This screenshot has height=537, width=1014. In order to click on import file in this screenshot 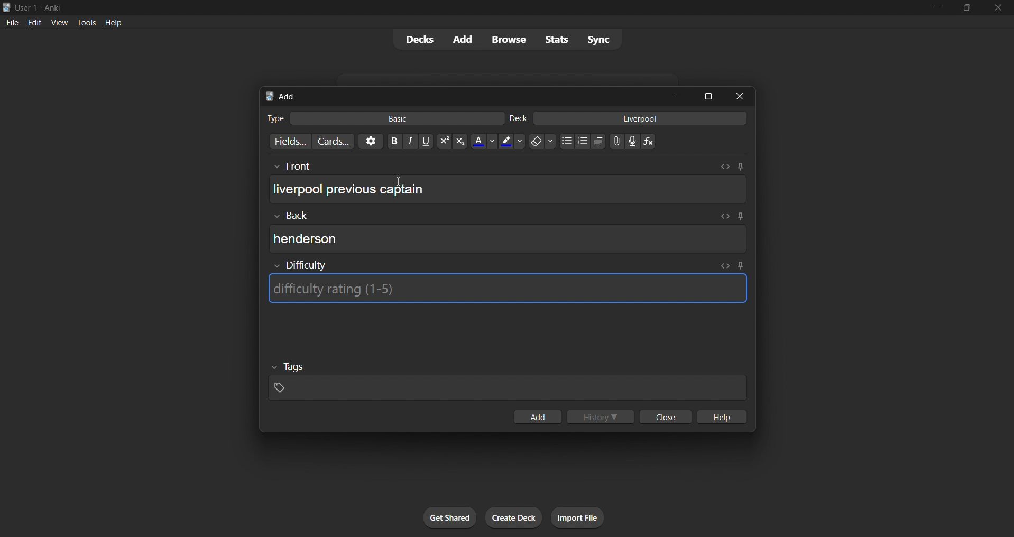, I will do `click(582, 516)`.